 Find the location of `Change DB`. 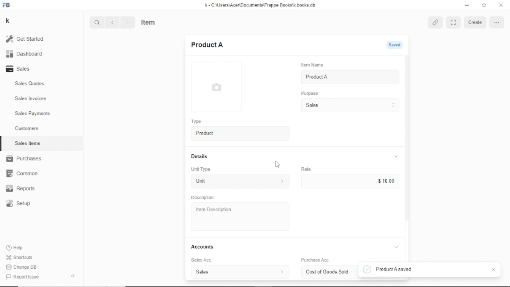

Change DB is located at coordinates (23, 267).